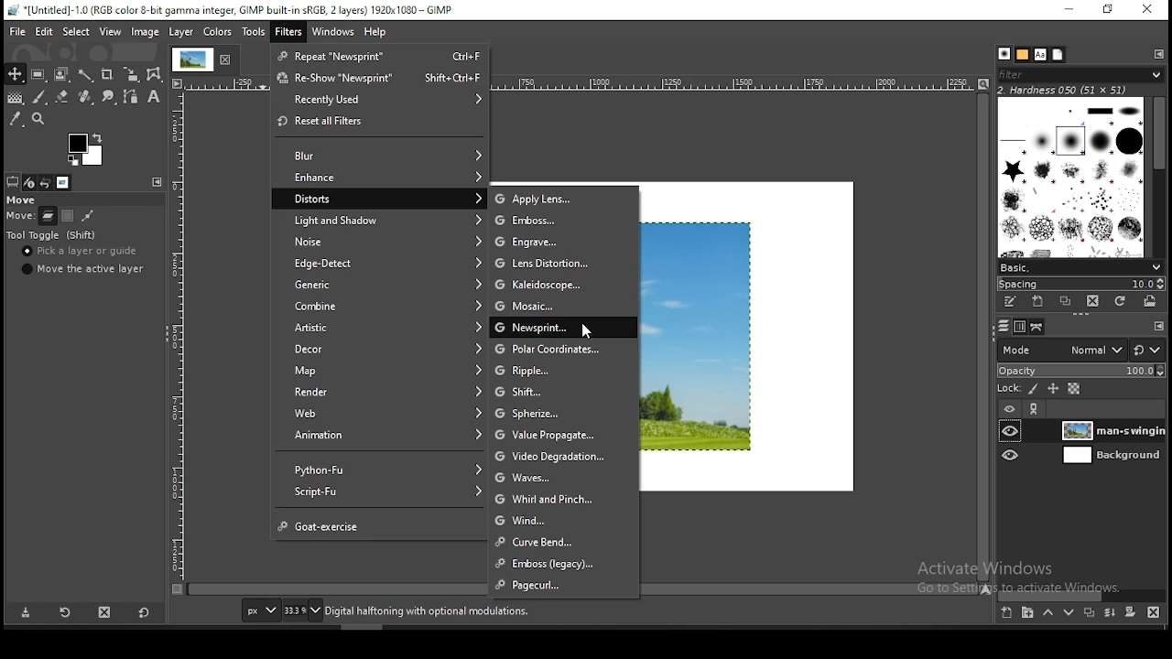 This screenshot has height=659, width=1172. I want to click on blur, so click(378, 153).